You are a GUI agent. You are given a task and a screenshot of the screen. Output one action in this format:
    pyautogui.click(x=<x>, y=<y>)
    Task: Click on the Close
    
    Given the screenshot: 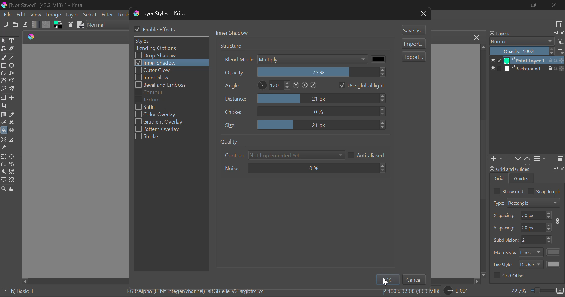 What is the action you would take?
    pyautogui.click(x=476, y=37)
    